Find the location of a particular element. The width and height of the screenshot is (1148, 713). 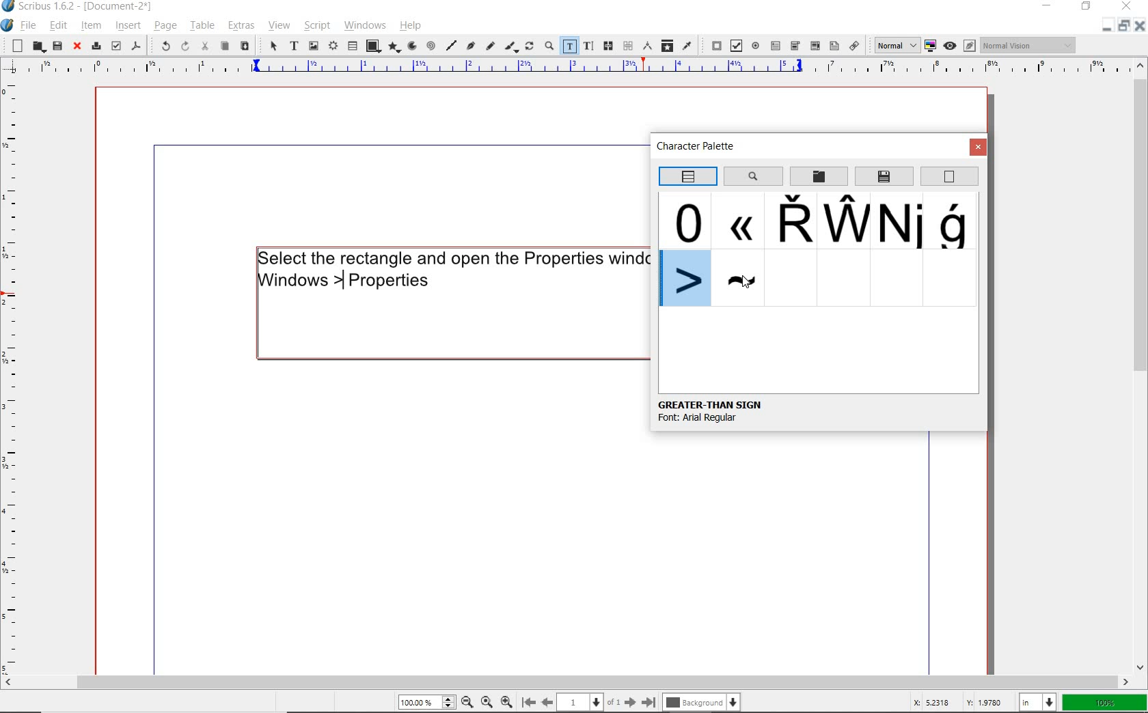

glyphs is located at coordinates (789, 221).